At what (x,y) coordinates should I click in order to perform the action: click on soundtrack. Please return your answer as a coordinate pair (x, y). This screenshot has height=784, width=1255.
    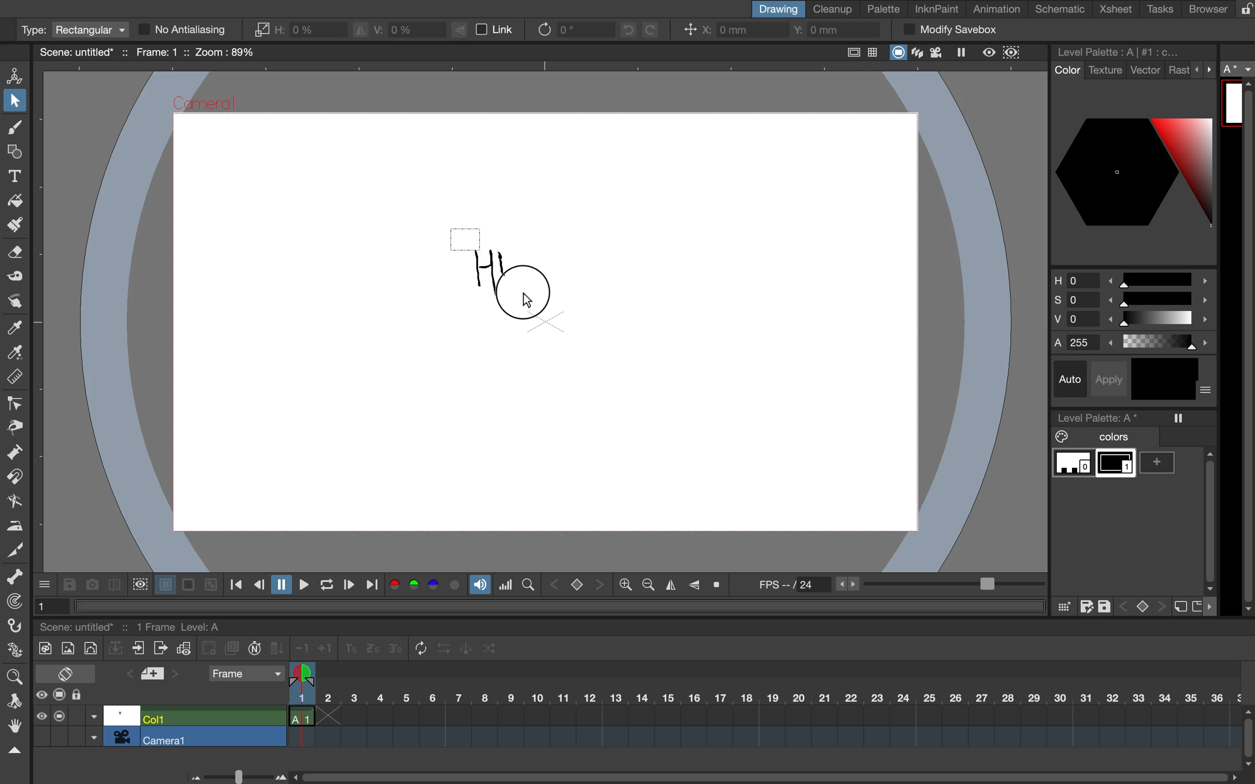
    Looking at the image, I should click on (480, 587).